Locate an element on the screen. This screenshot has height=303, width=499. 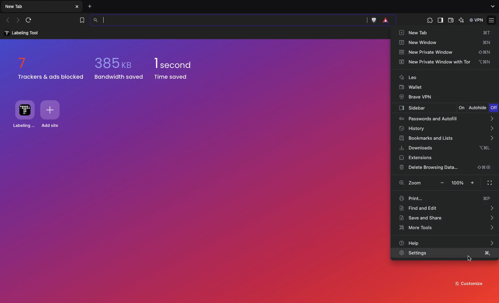
Leo AI is located at coordinates (461, 20).